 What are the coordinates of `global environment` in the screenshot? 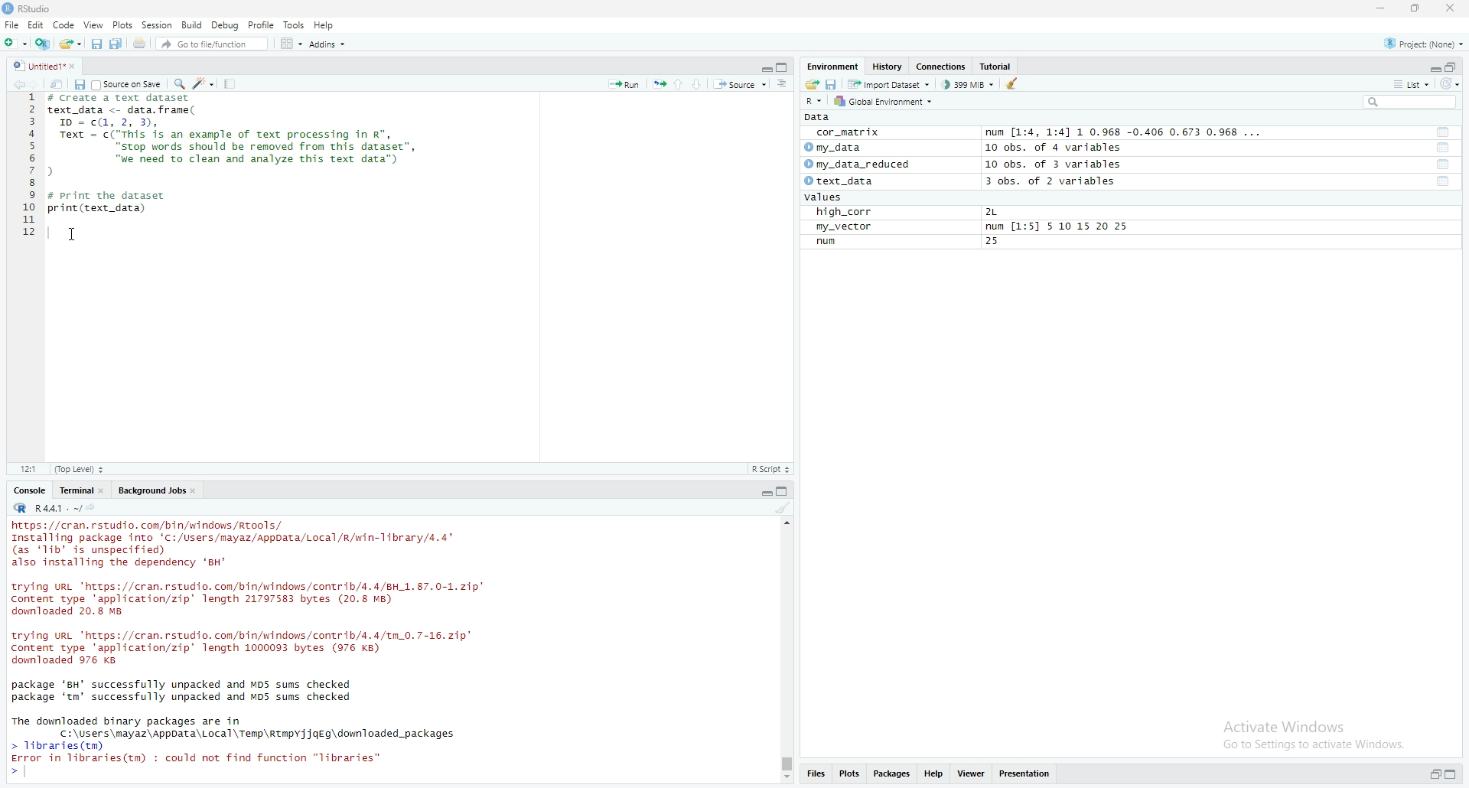 It's located at (890, 103).